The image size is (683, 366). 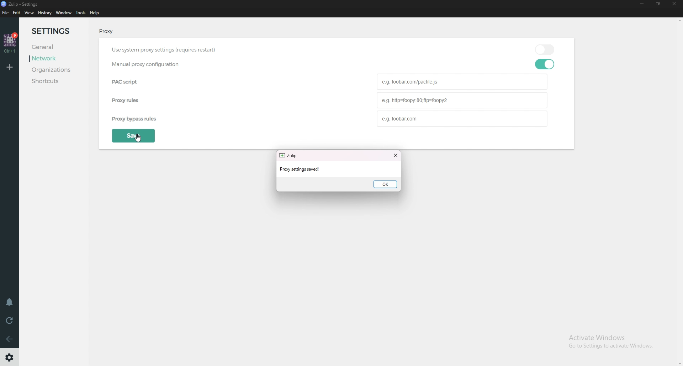 What do you see at coordinates (126, 102) in the screenshot?
I see `proxy rules` at bounding box center [126, 102].